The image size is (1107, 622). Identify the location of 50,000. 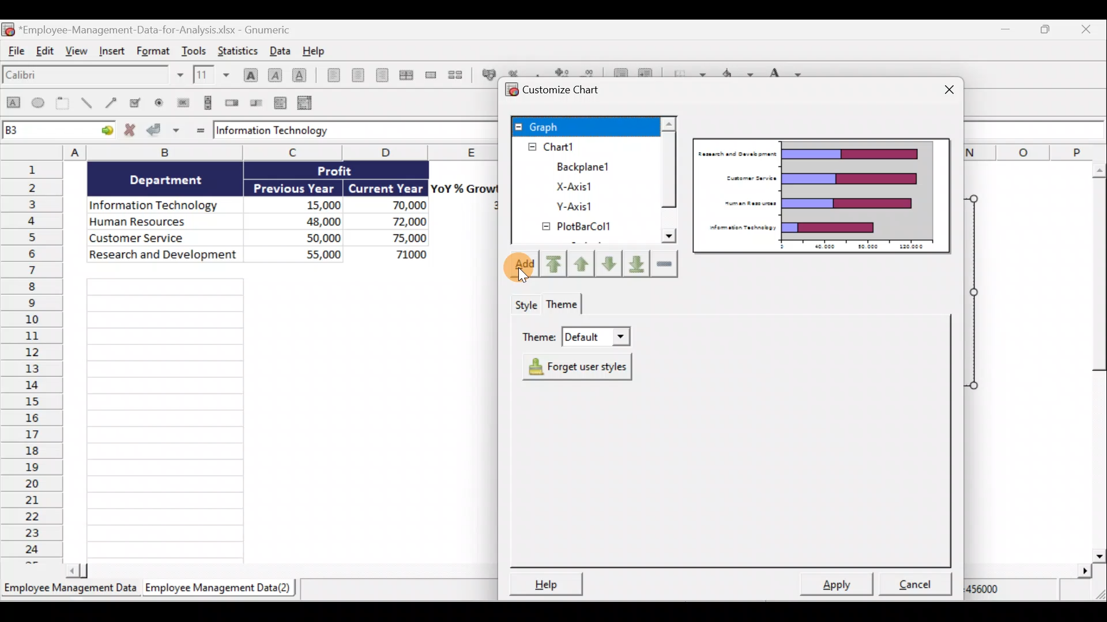
(311, 237).